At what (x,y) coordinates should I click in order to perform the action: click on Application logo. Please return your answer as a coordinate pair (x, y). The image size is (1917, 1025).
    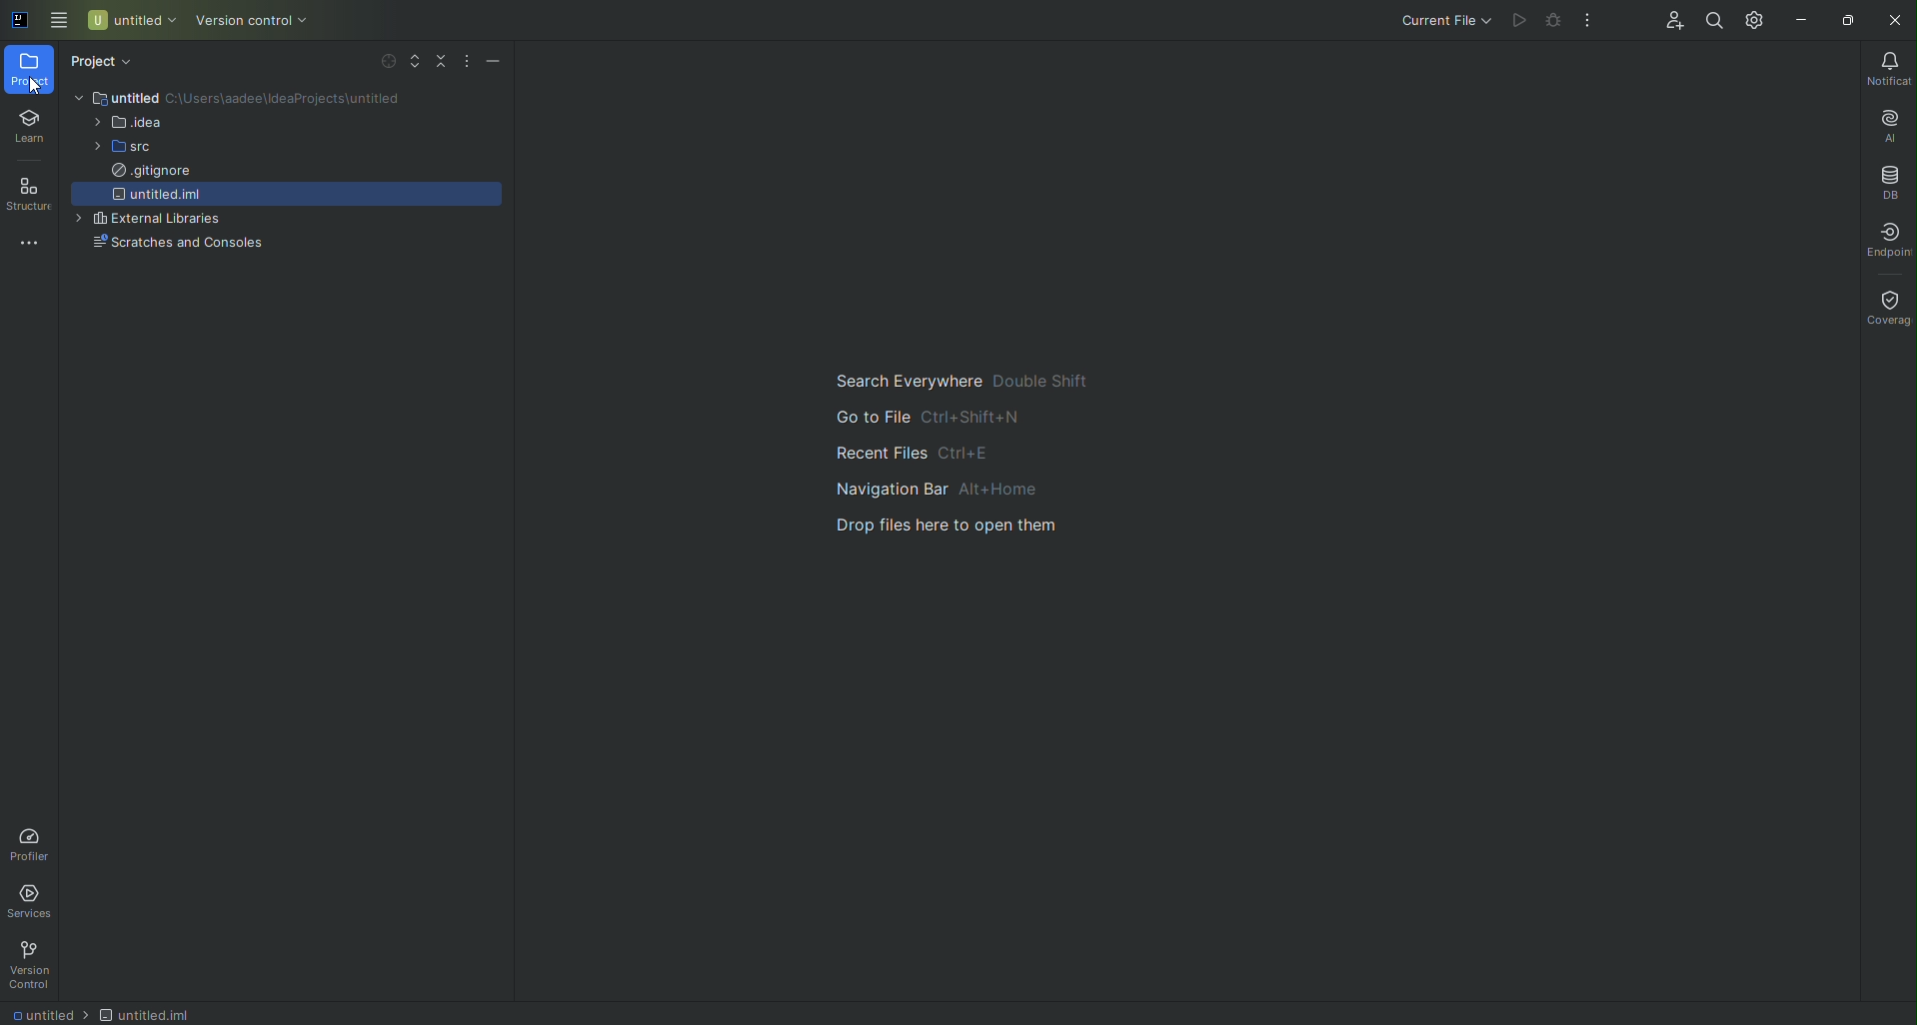
    Looking at the image, I should click on (15, 21).